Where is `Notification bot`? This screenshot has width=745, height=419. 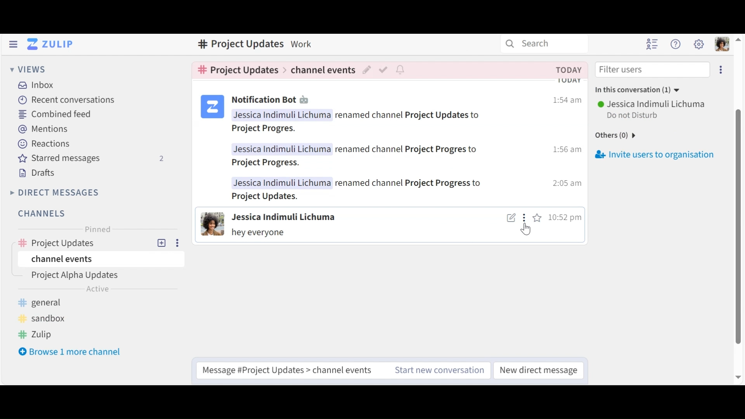 Notification bot is located at coordinates (272, 100).